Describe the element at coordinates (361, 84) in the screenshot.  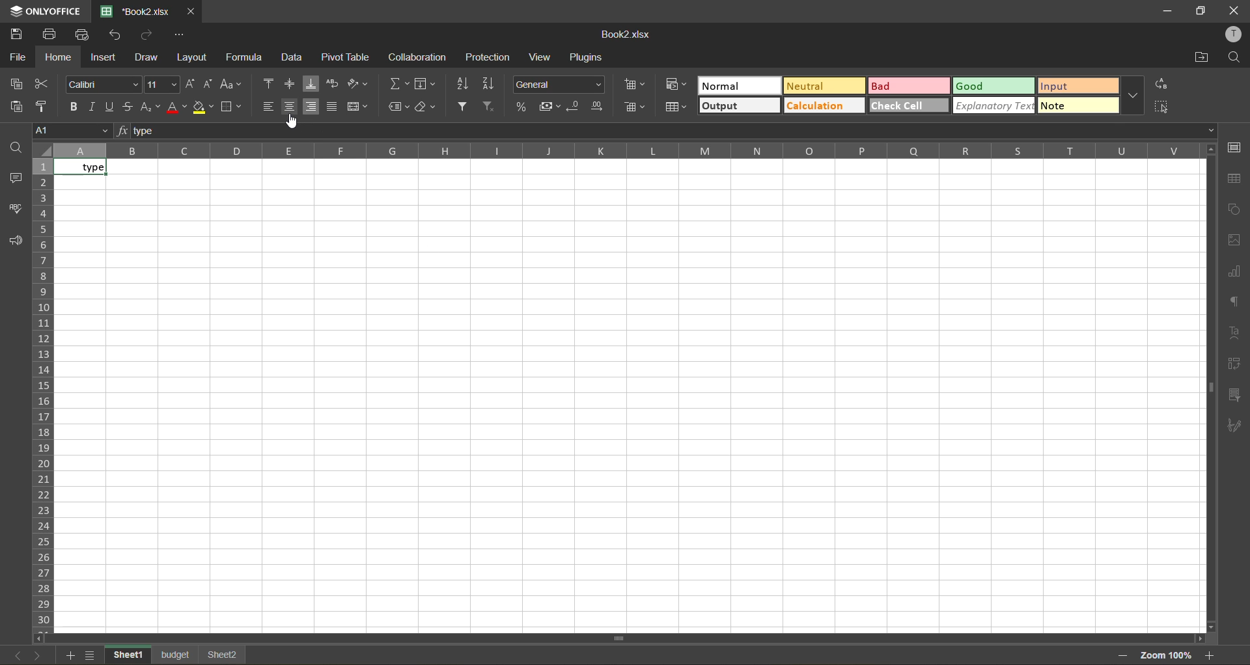
I see `orientation` at that location.